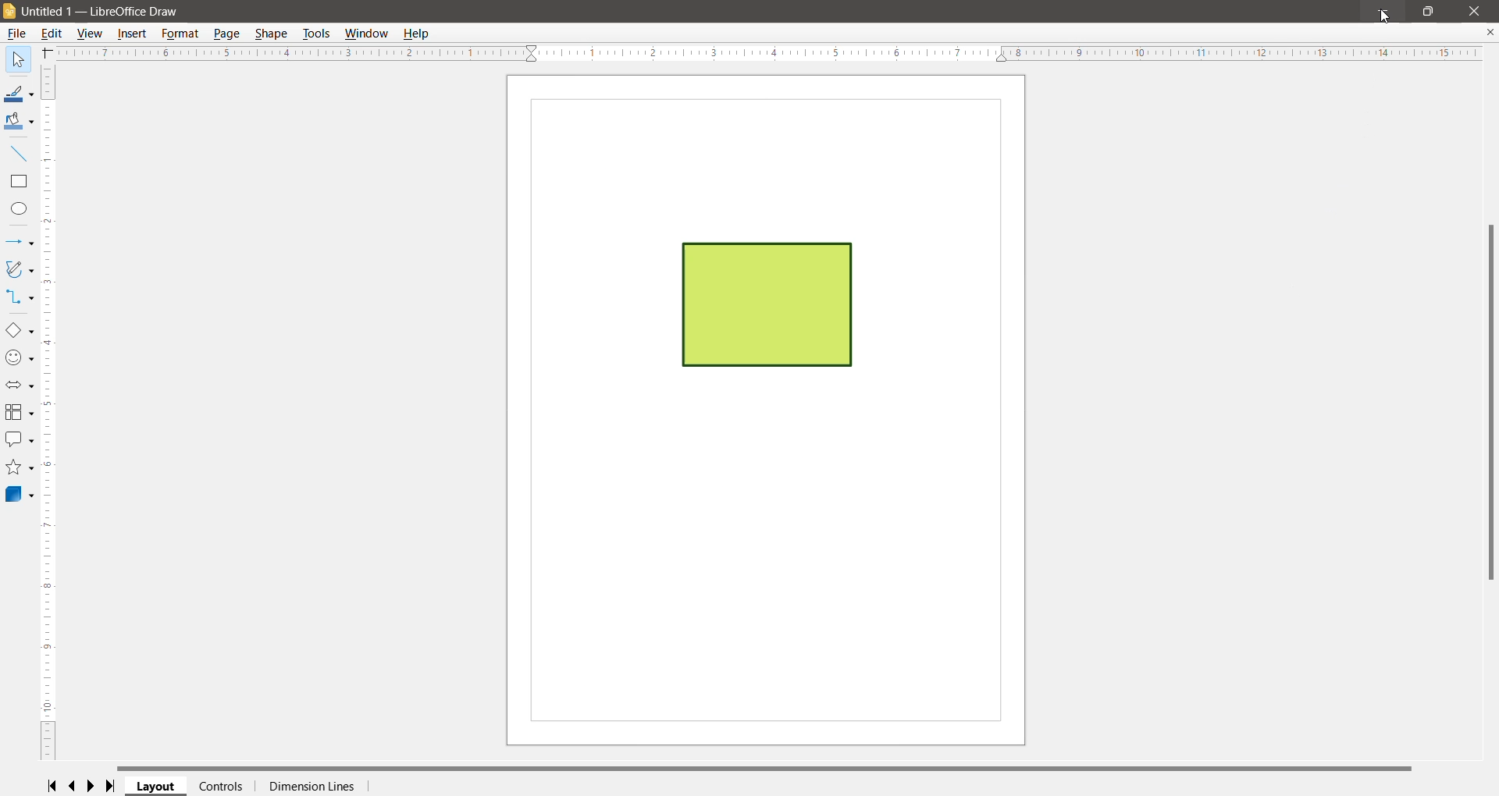 The image size is (1499, 796). What do you see at coordinates (94, 786) in the screenshot?
I see `Scroll to next page` at bounding box center [94, 786].